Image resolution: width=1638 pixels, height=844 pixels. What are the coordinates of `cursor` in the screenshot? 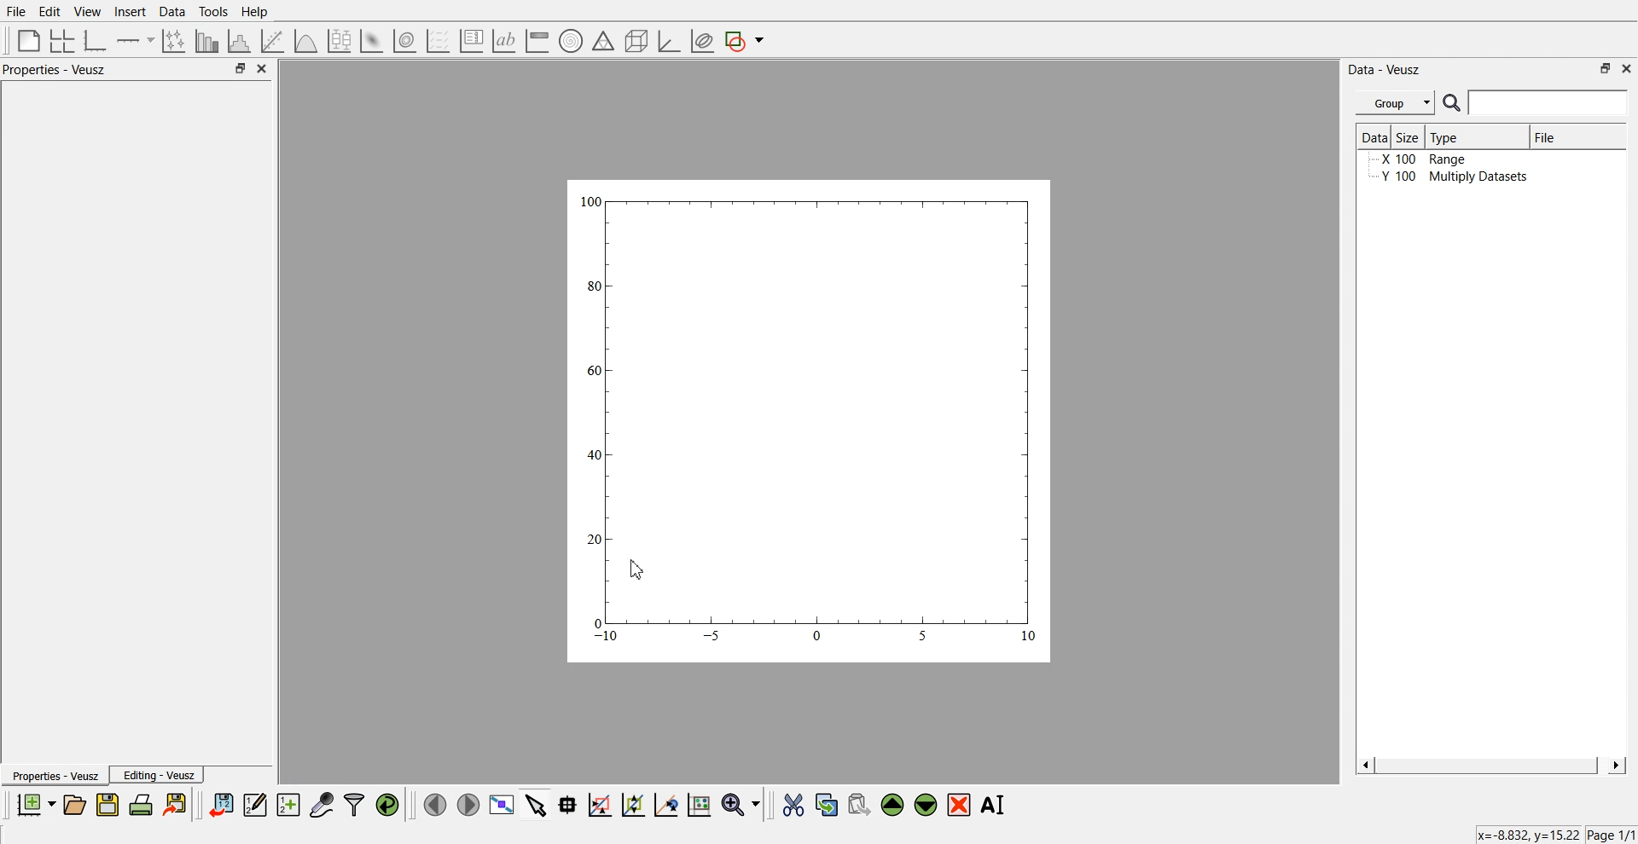 It's located at (635, 571).